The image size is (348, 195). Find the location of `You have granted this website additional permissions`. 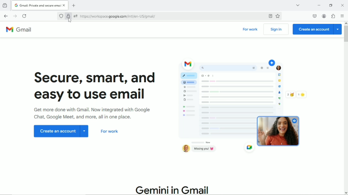

You have granted this website additional permissions is located at coordinates (75, 16).